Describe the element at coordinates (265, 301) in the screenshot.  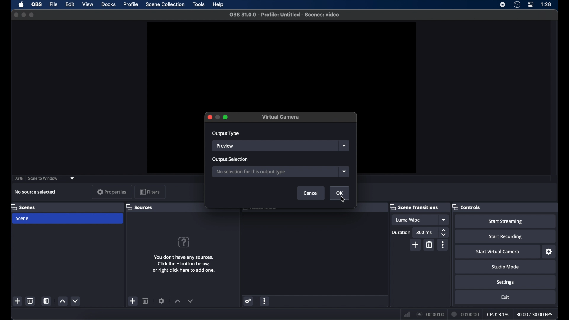
I see `more options` at that location.